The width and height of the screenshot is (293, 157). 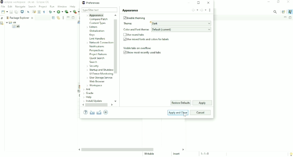 What do you see at coordinates (2, 24) in the screenshot?
I see `Declaration` at bounding box center [2, 24].